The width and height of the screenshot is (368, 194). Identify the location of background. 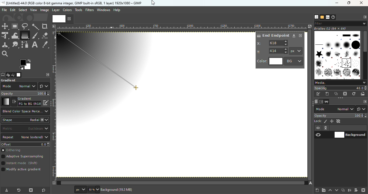
(118, 189).